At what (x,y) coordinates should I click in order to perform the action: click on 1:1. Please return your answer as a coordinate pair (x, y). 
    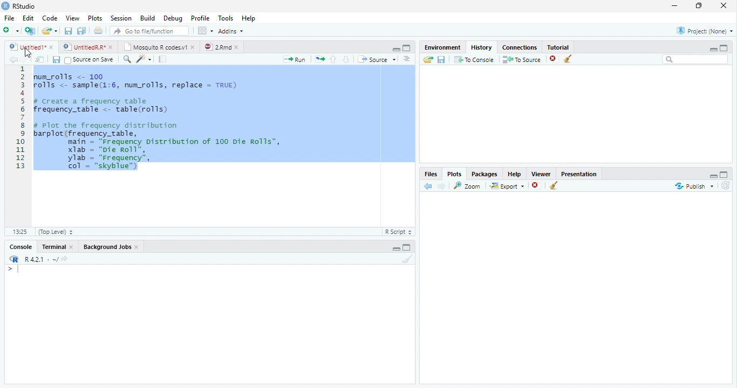
    Looking at the image, I should click on (19, 232).